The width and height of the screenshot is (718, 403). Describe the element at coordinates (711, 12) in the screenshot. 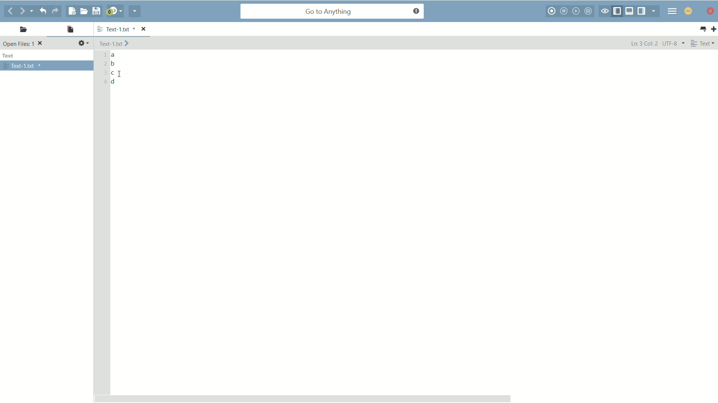

I see `minimize` at that location.